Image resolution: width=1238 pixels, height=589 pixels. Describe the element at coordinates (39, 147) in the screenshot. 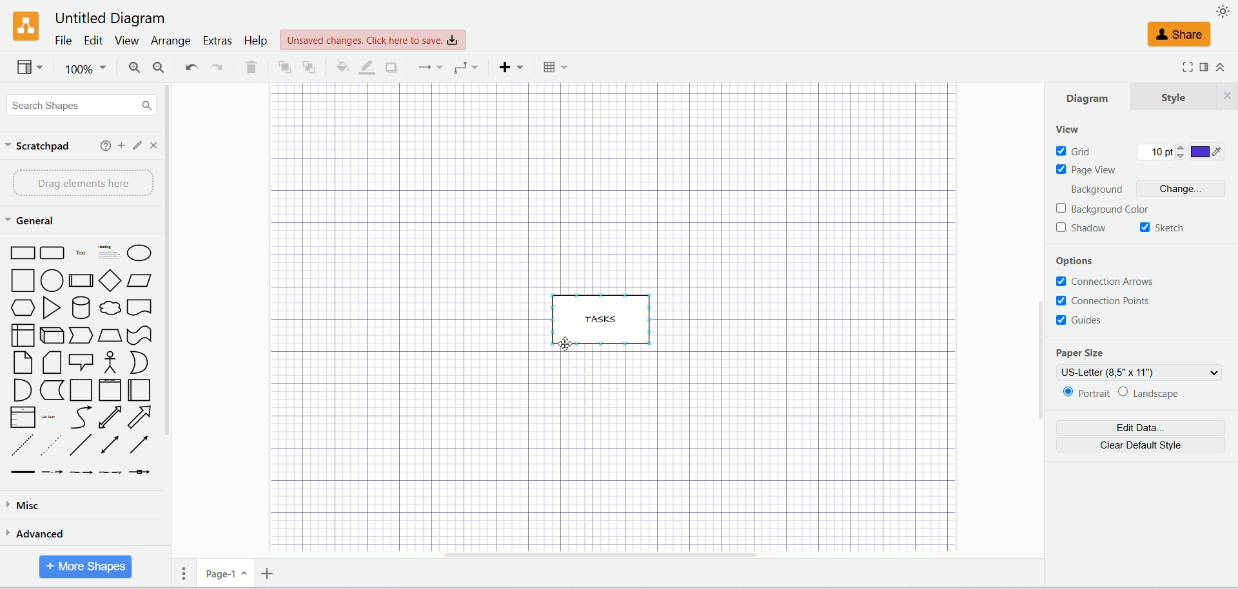

I see `scratchpad` at that location.